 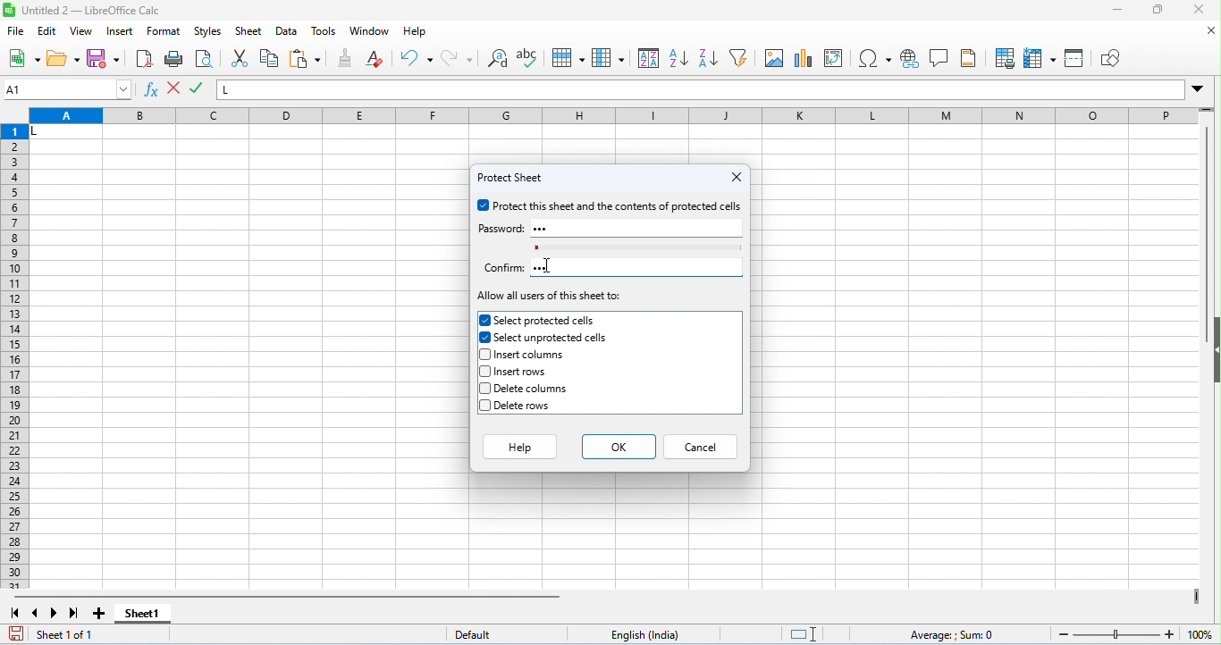 I want to click on sheet 1 of 1, so click(x=70, y=635).